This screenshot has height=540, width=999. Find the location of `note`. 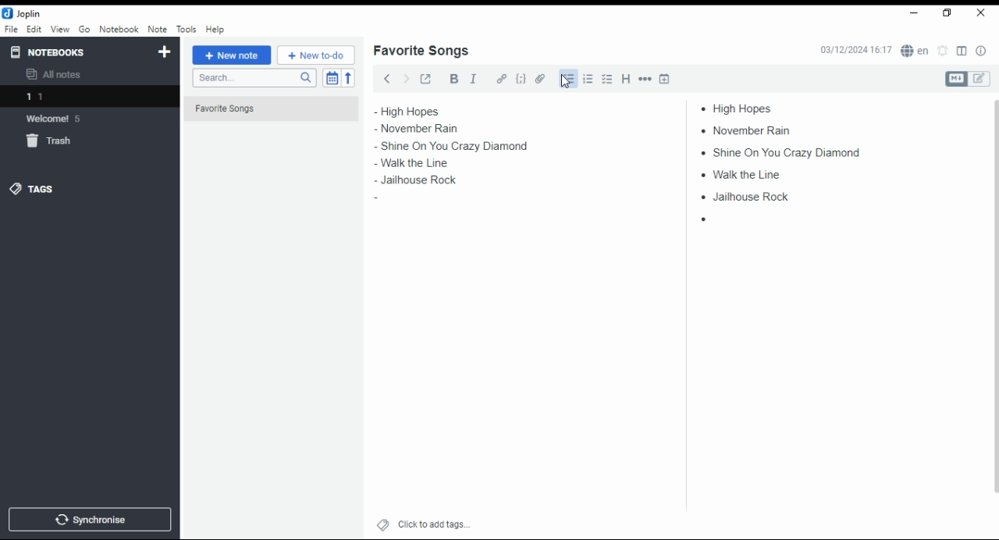

note is located at coordinates (157, 29).